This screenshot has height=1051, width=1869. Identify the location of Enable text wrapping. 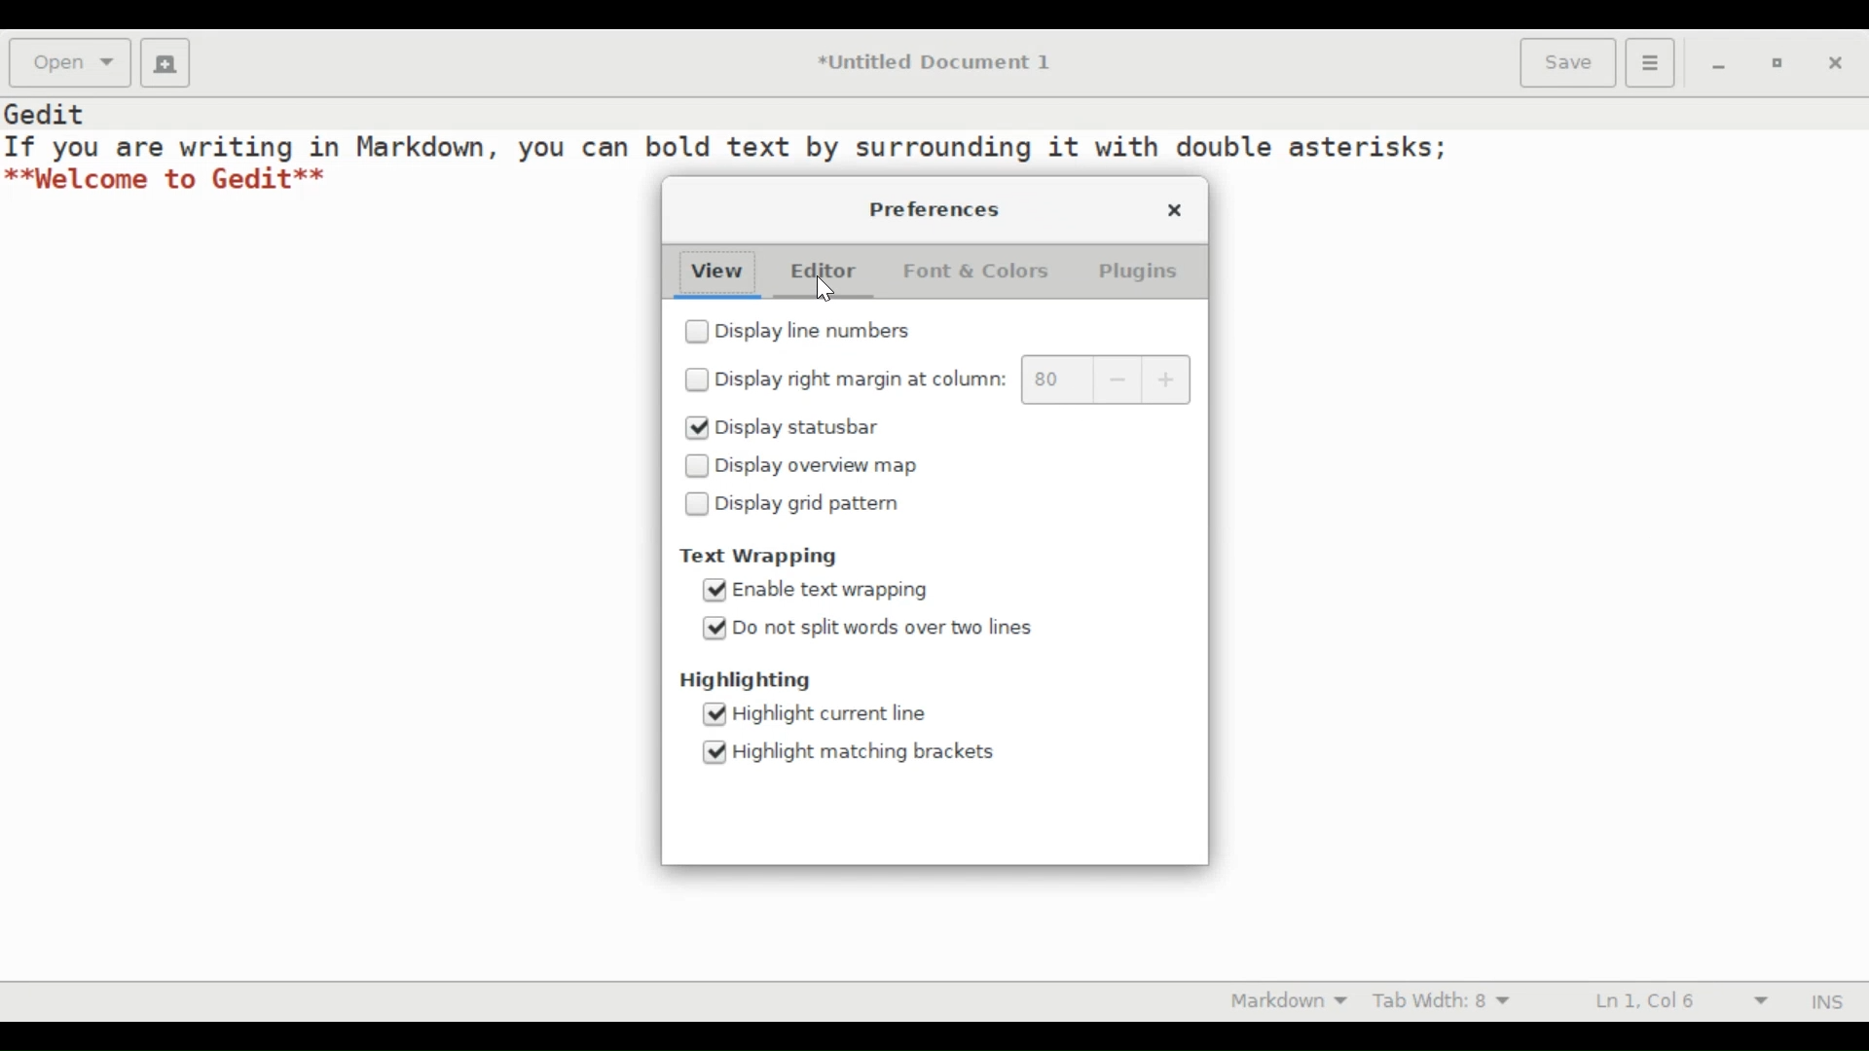
(832, 591).